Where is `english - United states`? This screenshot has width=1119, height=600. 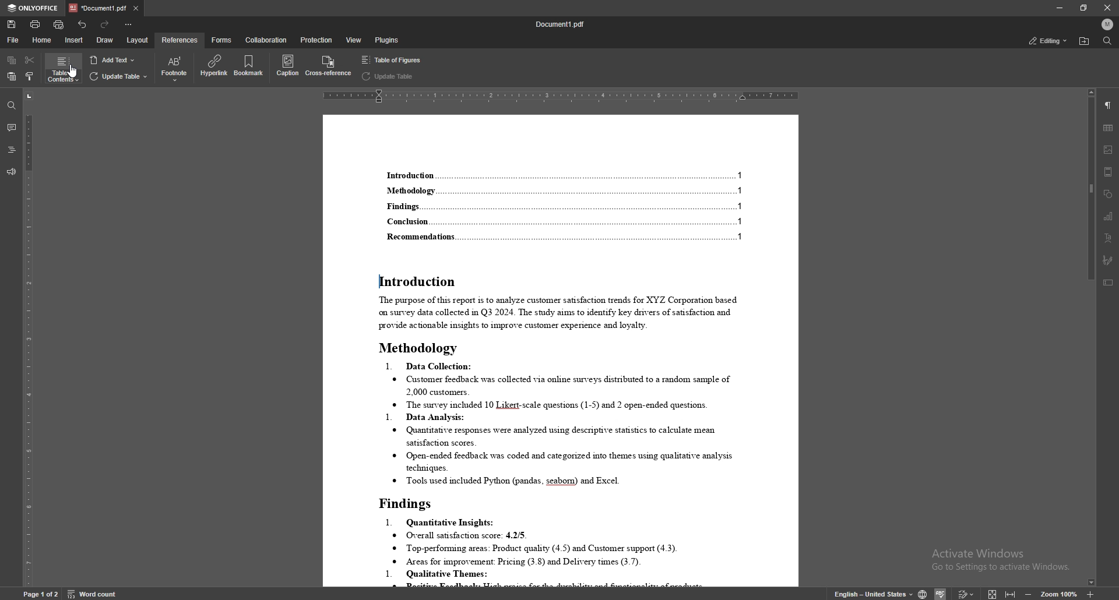 english - United states is located at coordinates (874, 594).